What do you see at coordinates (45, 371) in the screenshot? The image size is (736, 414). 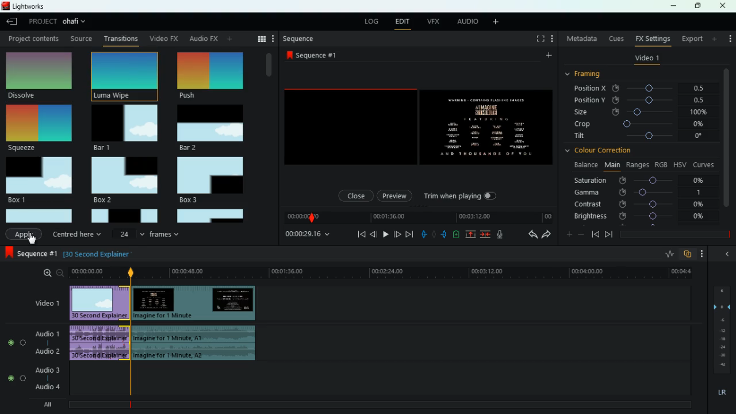 I see `audio 3` at bounding box center [45, 371].